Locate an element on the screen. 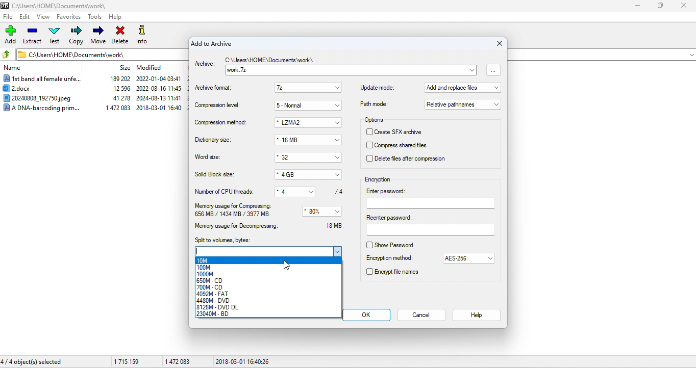 The width and height of the screenshot is (696, 368). options is located at coordinates (376, 120).